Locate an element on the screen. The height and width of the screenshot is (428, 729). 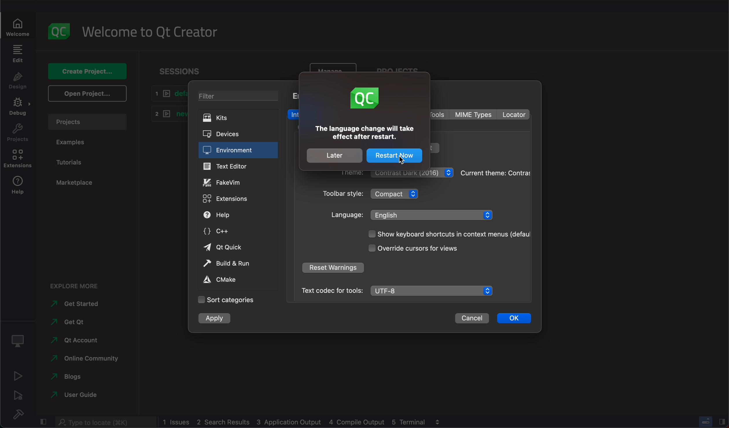
view output is located at coordinates (437, 422).